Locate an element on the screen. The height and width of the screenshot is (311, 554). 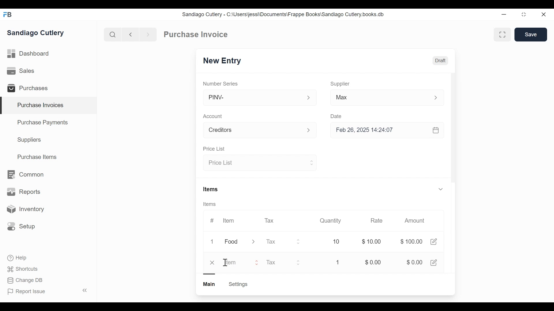
$0.00 is located at coordinates (414, 262).